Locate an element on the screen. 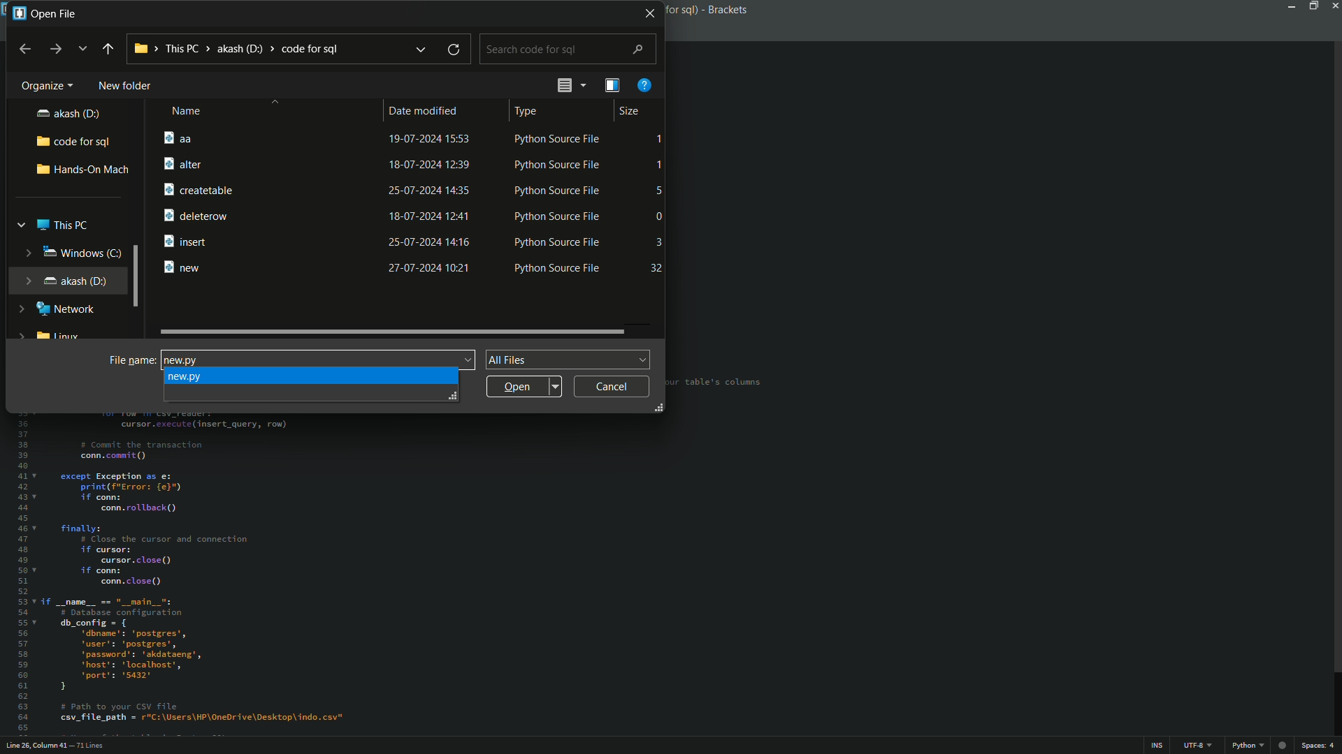  27-07-2024 10:21 is located at coordinates (431, 269).